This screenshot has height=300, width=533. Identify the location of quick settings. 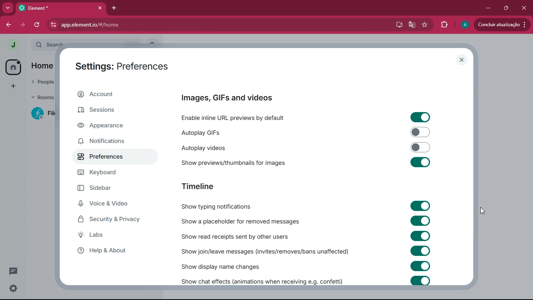
(13, 288).